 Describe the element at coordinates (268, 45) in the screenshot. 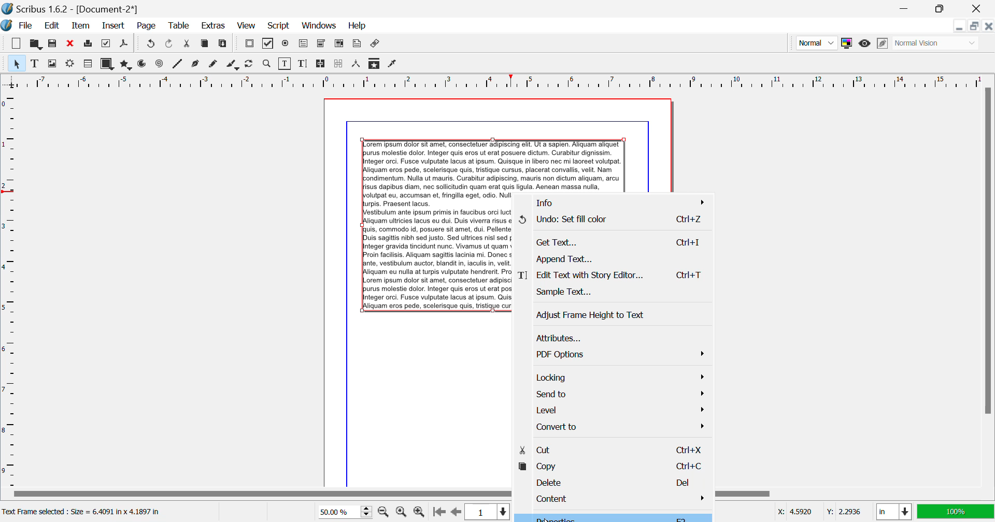

I see `Pdf Checkbox` at that location.